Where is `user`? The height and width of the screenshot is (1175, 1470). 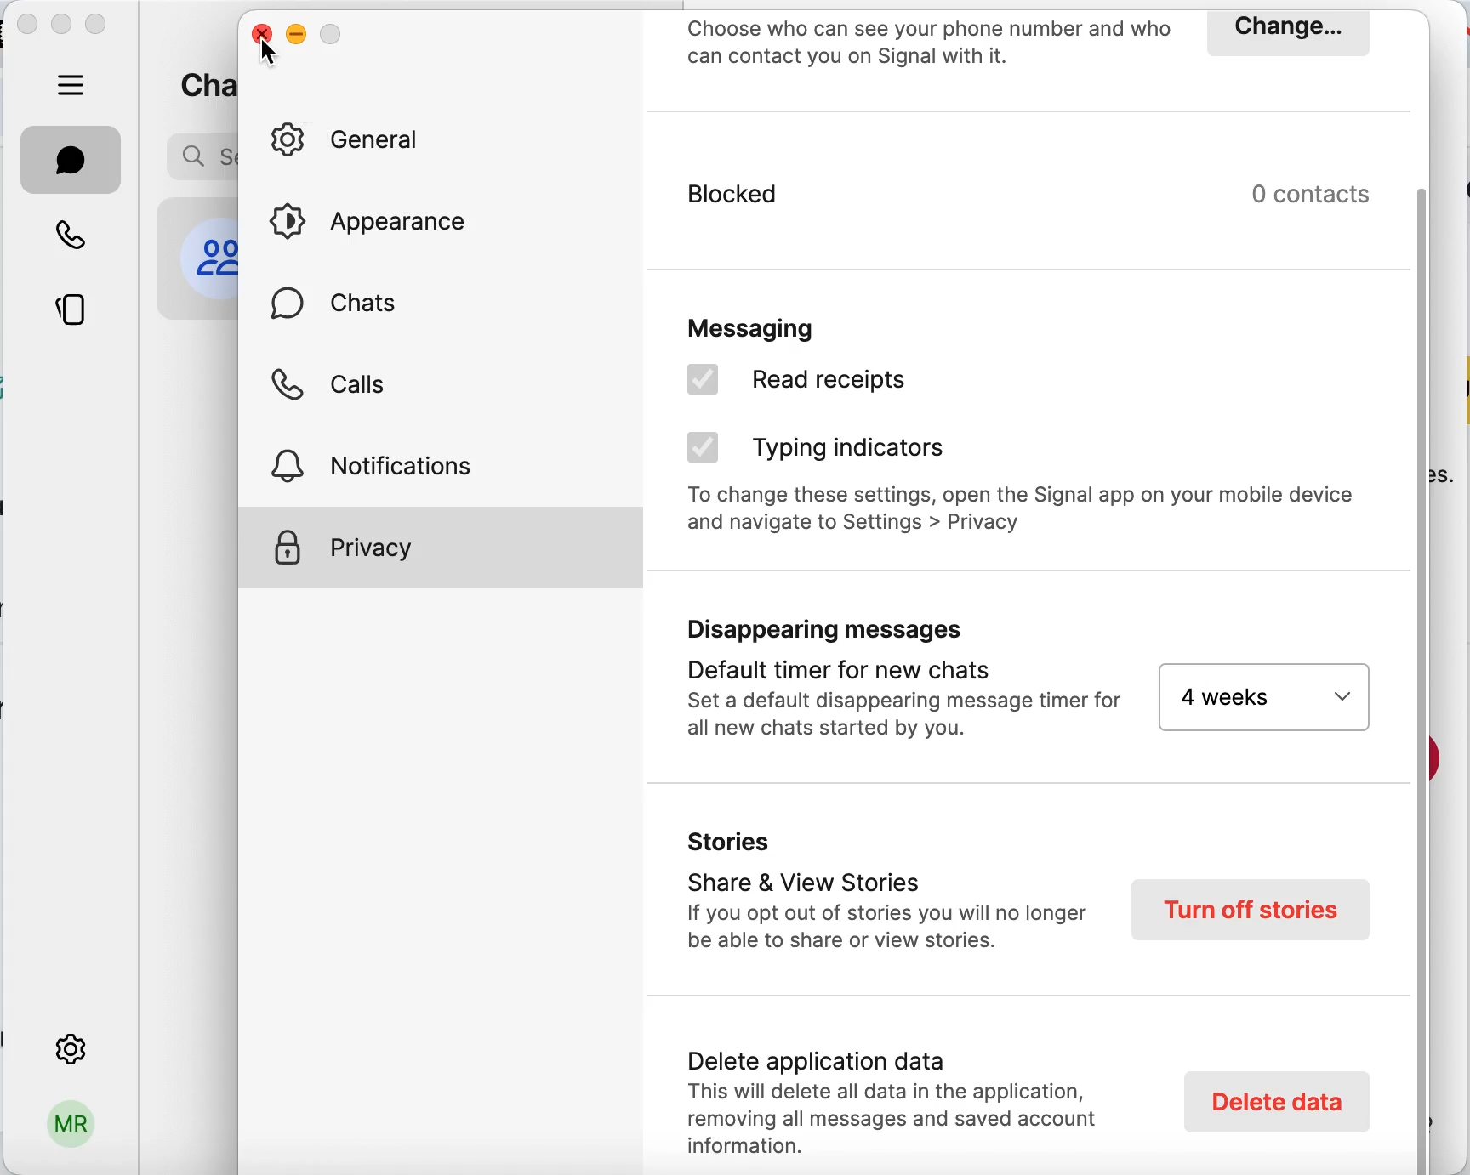 user is located at coordinates (69, 1131).